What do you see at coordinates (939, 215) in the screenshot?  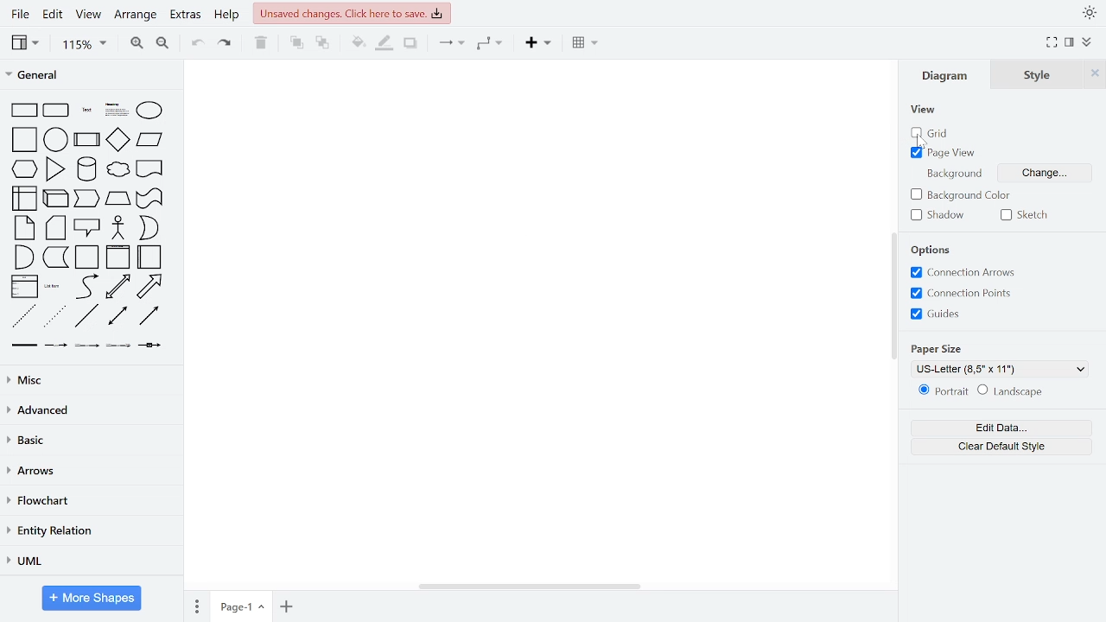 I see `shadow` at bounding box center [939, 215].